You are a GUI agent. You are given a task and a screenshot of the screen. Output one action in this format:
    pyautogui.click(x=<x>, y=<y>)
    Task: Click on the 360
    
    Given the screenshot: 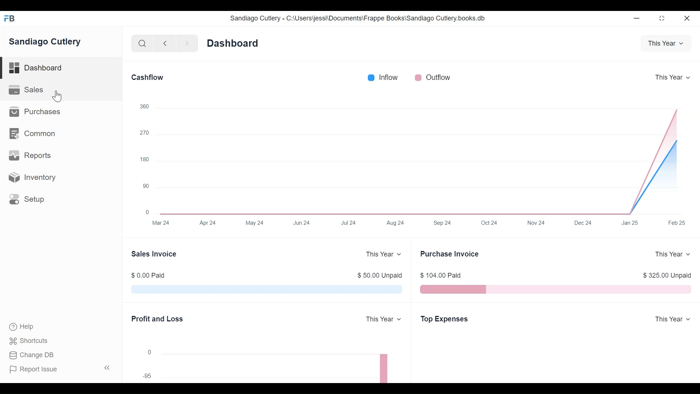 What is the action you would take?
    pyautogui.click(x=145, y=106)
    